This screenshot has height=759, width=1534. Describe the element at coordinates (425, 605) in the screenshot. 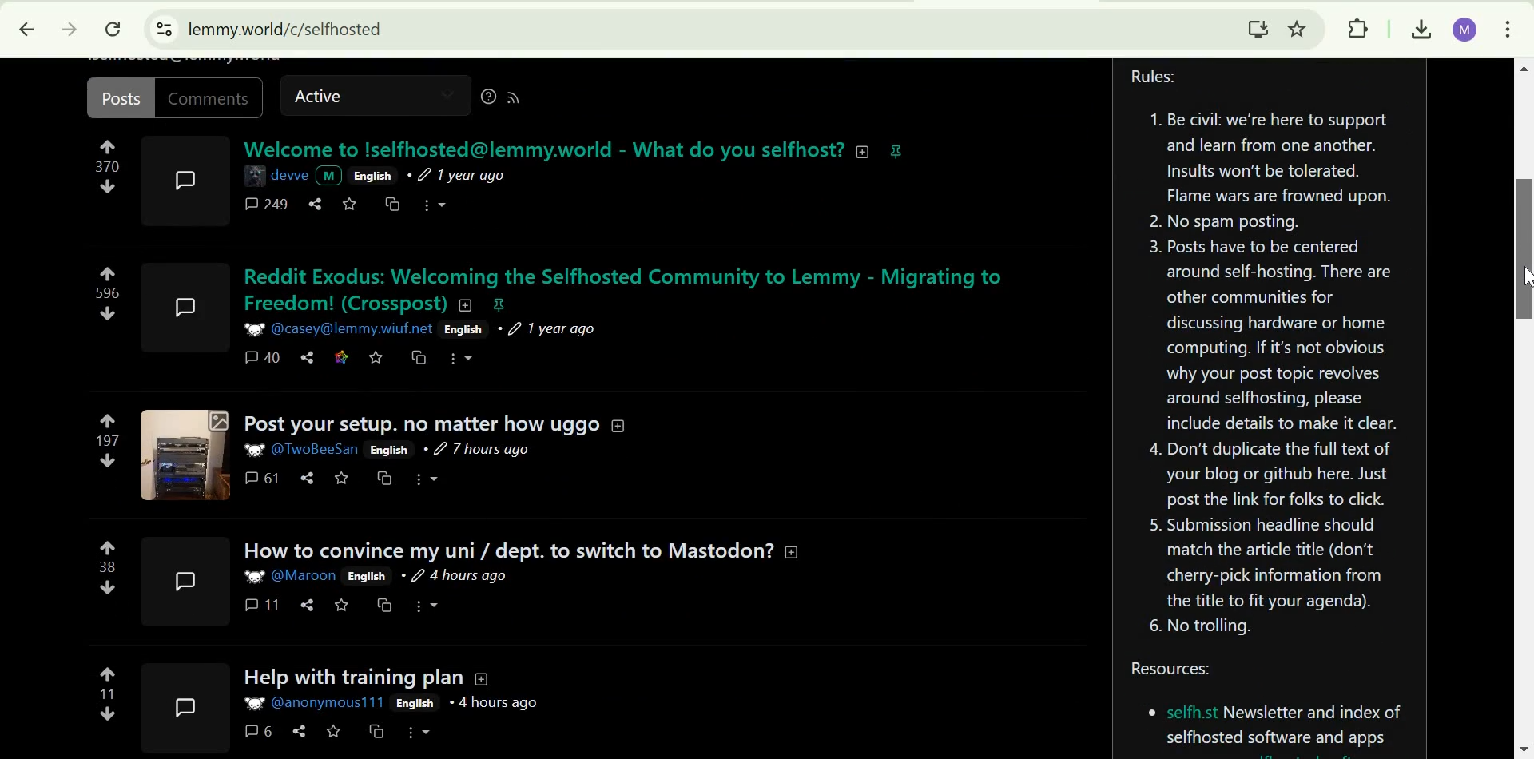

I see `more` at that location.